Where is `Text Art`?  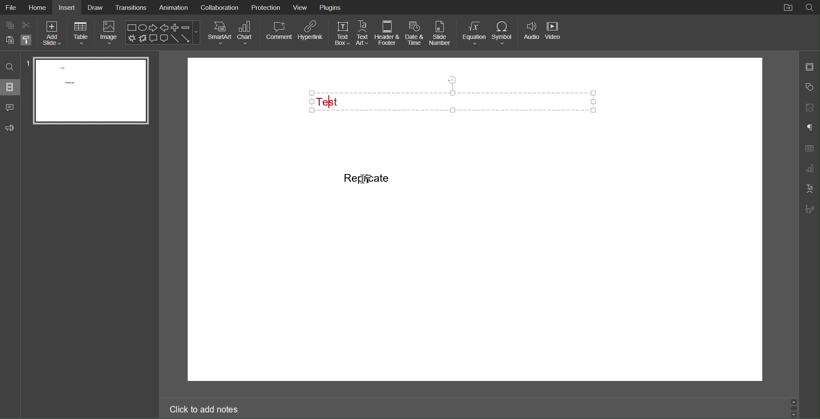
Text Art is located at coordinates (808, 189).